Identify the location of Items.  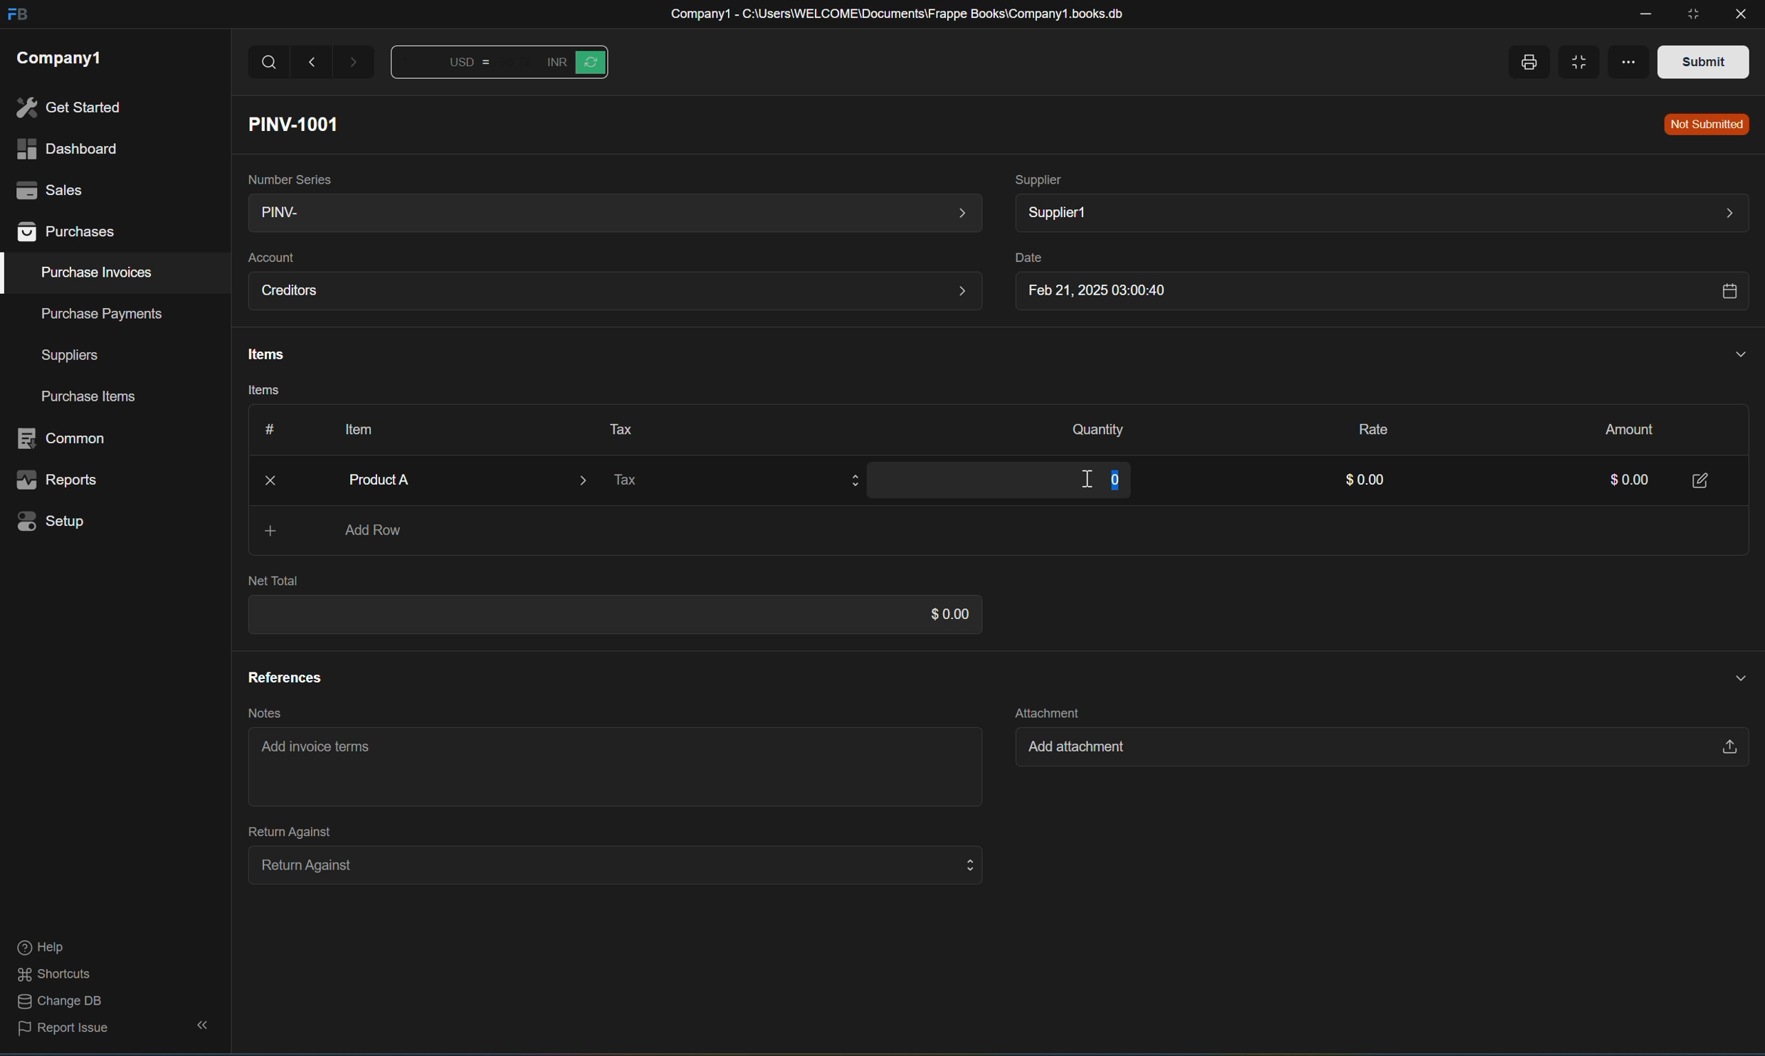
(258, 393).